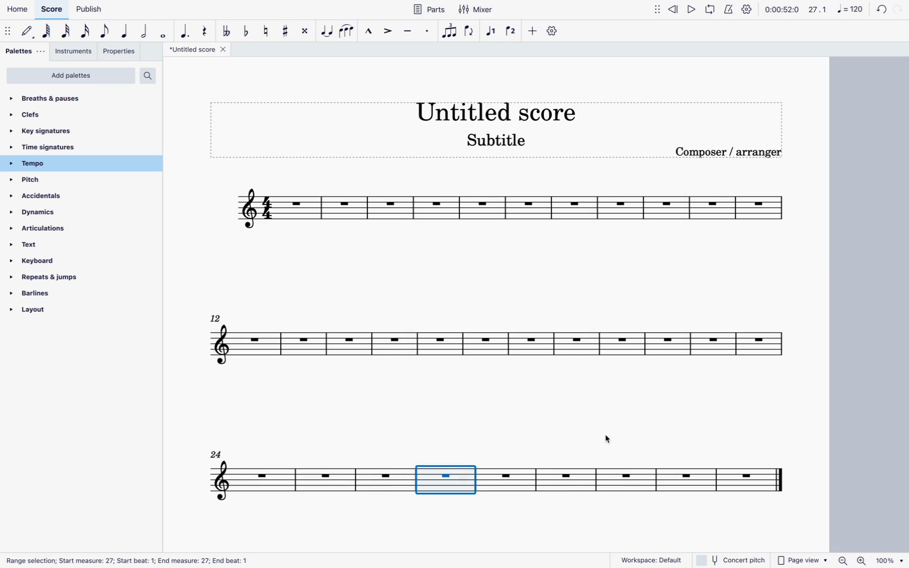 The height and width of the screenshot is (568, 909). What do you see at coordinates (144, 31) in the screenshot?
I see `double note` at bounding box center [144, 31].